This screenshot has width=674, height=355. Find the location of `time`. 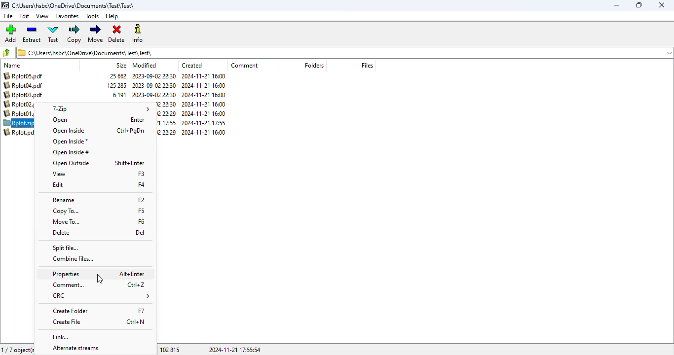

time is located at coordinates (166, 120).